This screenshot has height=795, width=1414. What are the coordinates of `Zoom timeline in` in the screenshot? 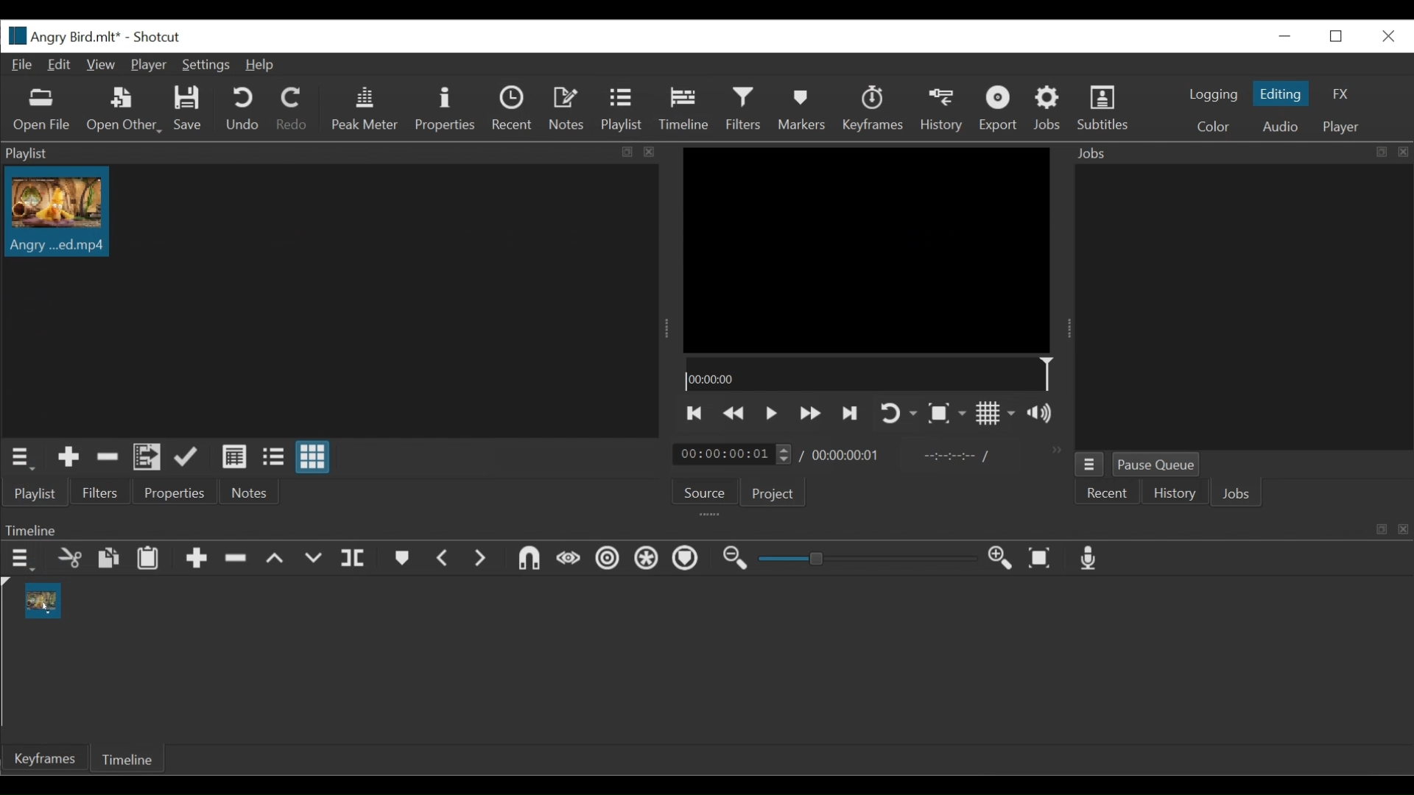 It's located at (1002, 560).